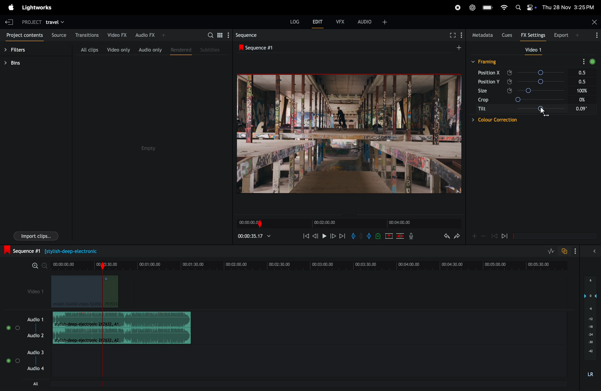 The height and width of the screenshot is (391, 601). Describe the element at coordinates (24, 34) in the screenshot. I see `projects contents` at that location.